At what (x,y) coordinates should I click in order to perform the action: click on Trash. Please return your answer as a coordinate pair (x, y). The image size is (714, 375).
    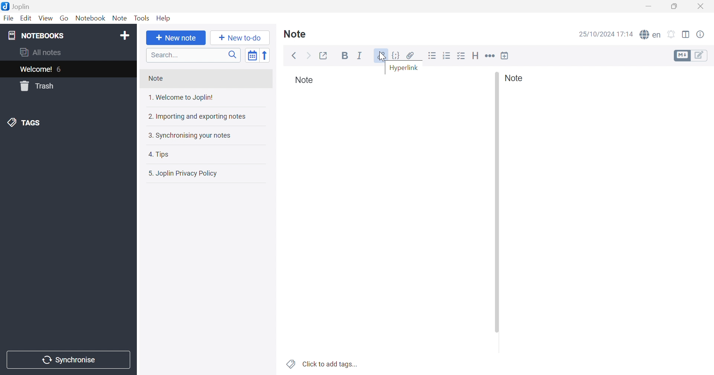
    Looking at the image, I should click on (67, 86).